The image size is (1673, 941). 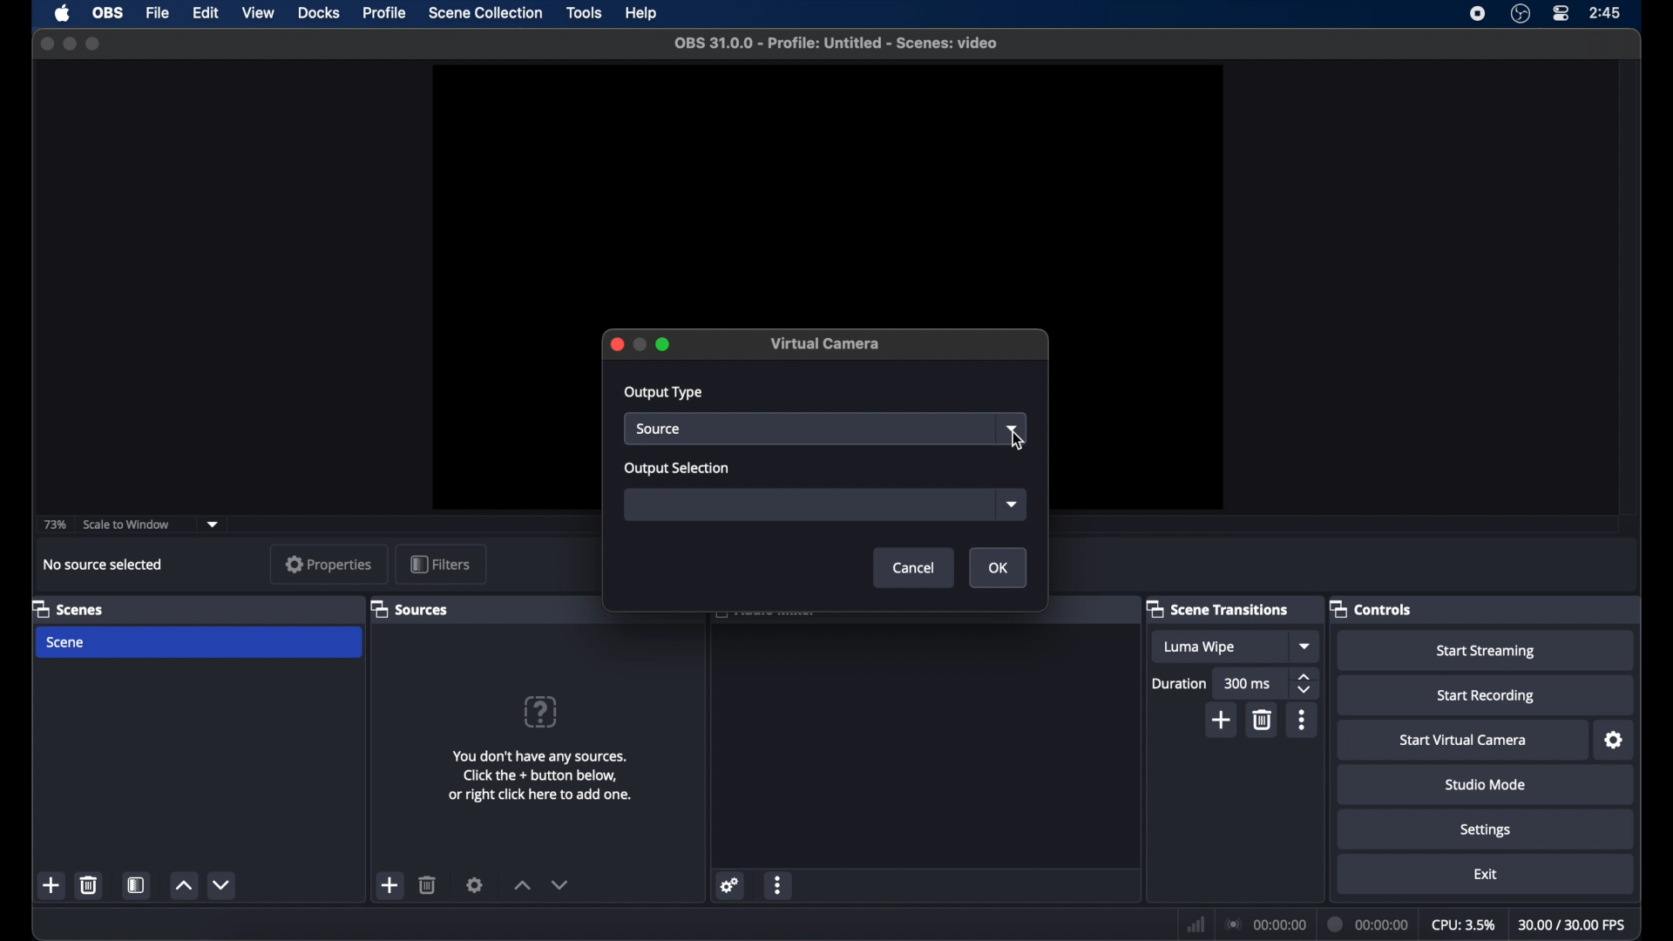 I want to click on settings, so click(x=730, y=886).